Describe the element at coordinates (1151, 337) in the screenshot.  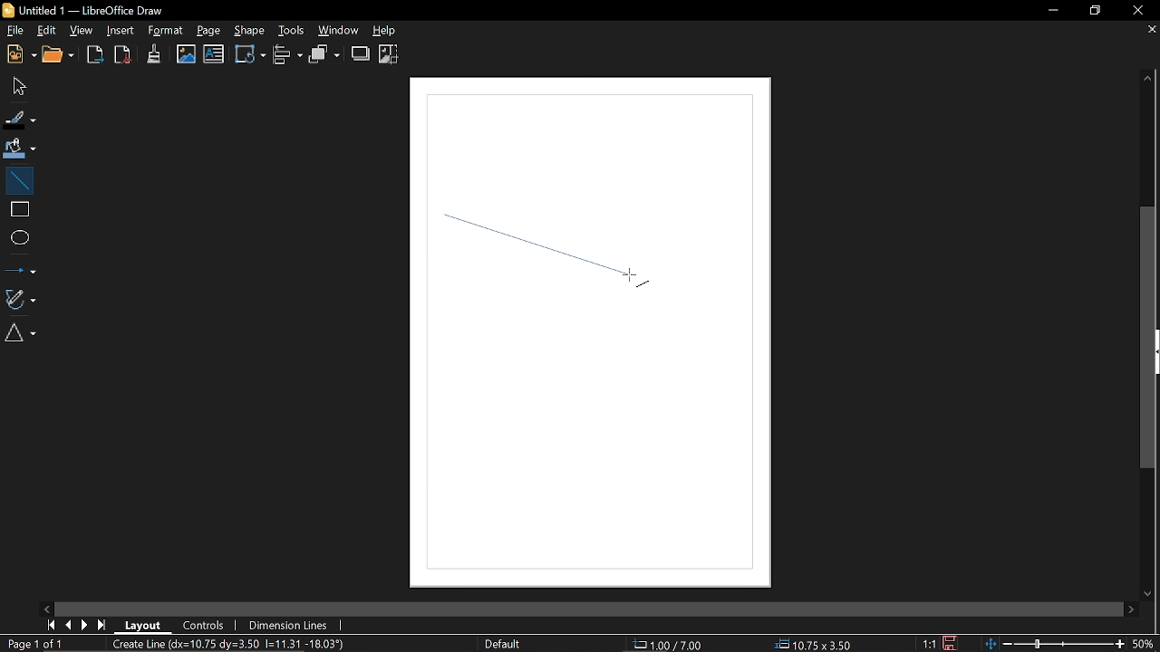
I see `Vertical scrollbar` at that location.